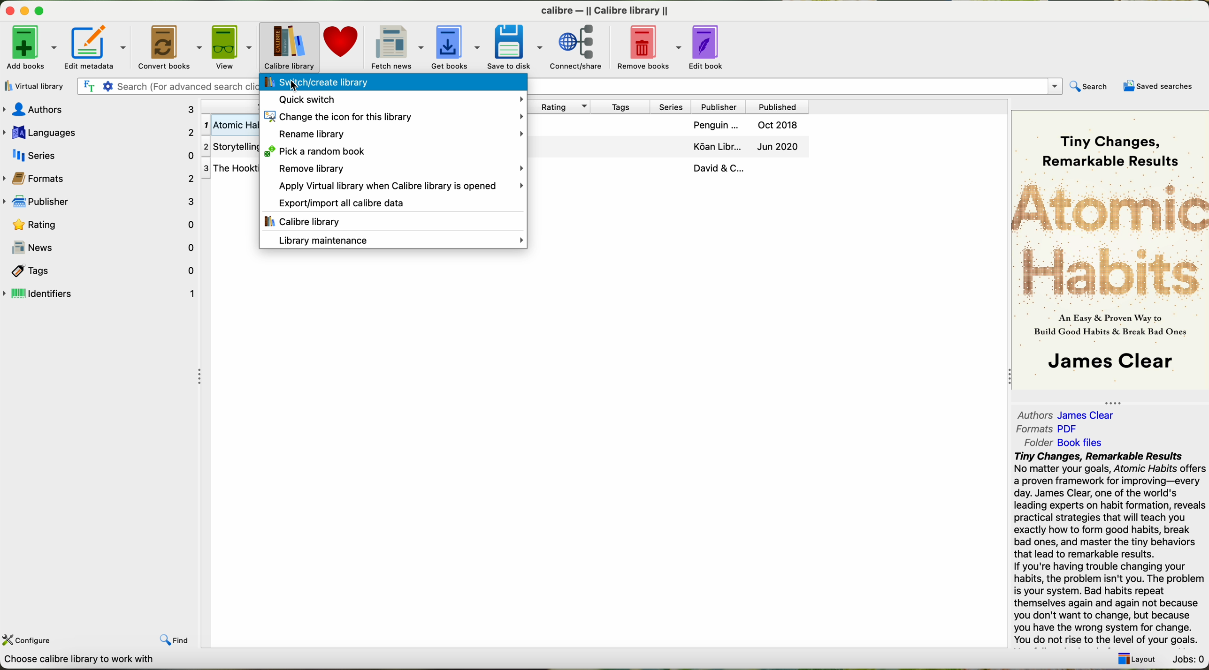  What do you see at coordinates (29, 639) in the screenshot?
I see `configure` at bounding box center [29, 639].